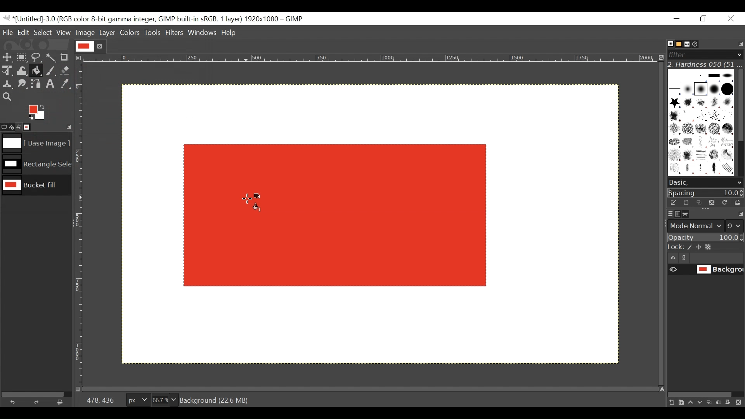 This screenshot has width=745, height=419. What do you see at coordinates (665, 213) in the screenshot?
I see `Layers` at bounding box center [665, 213].